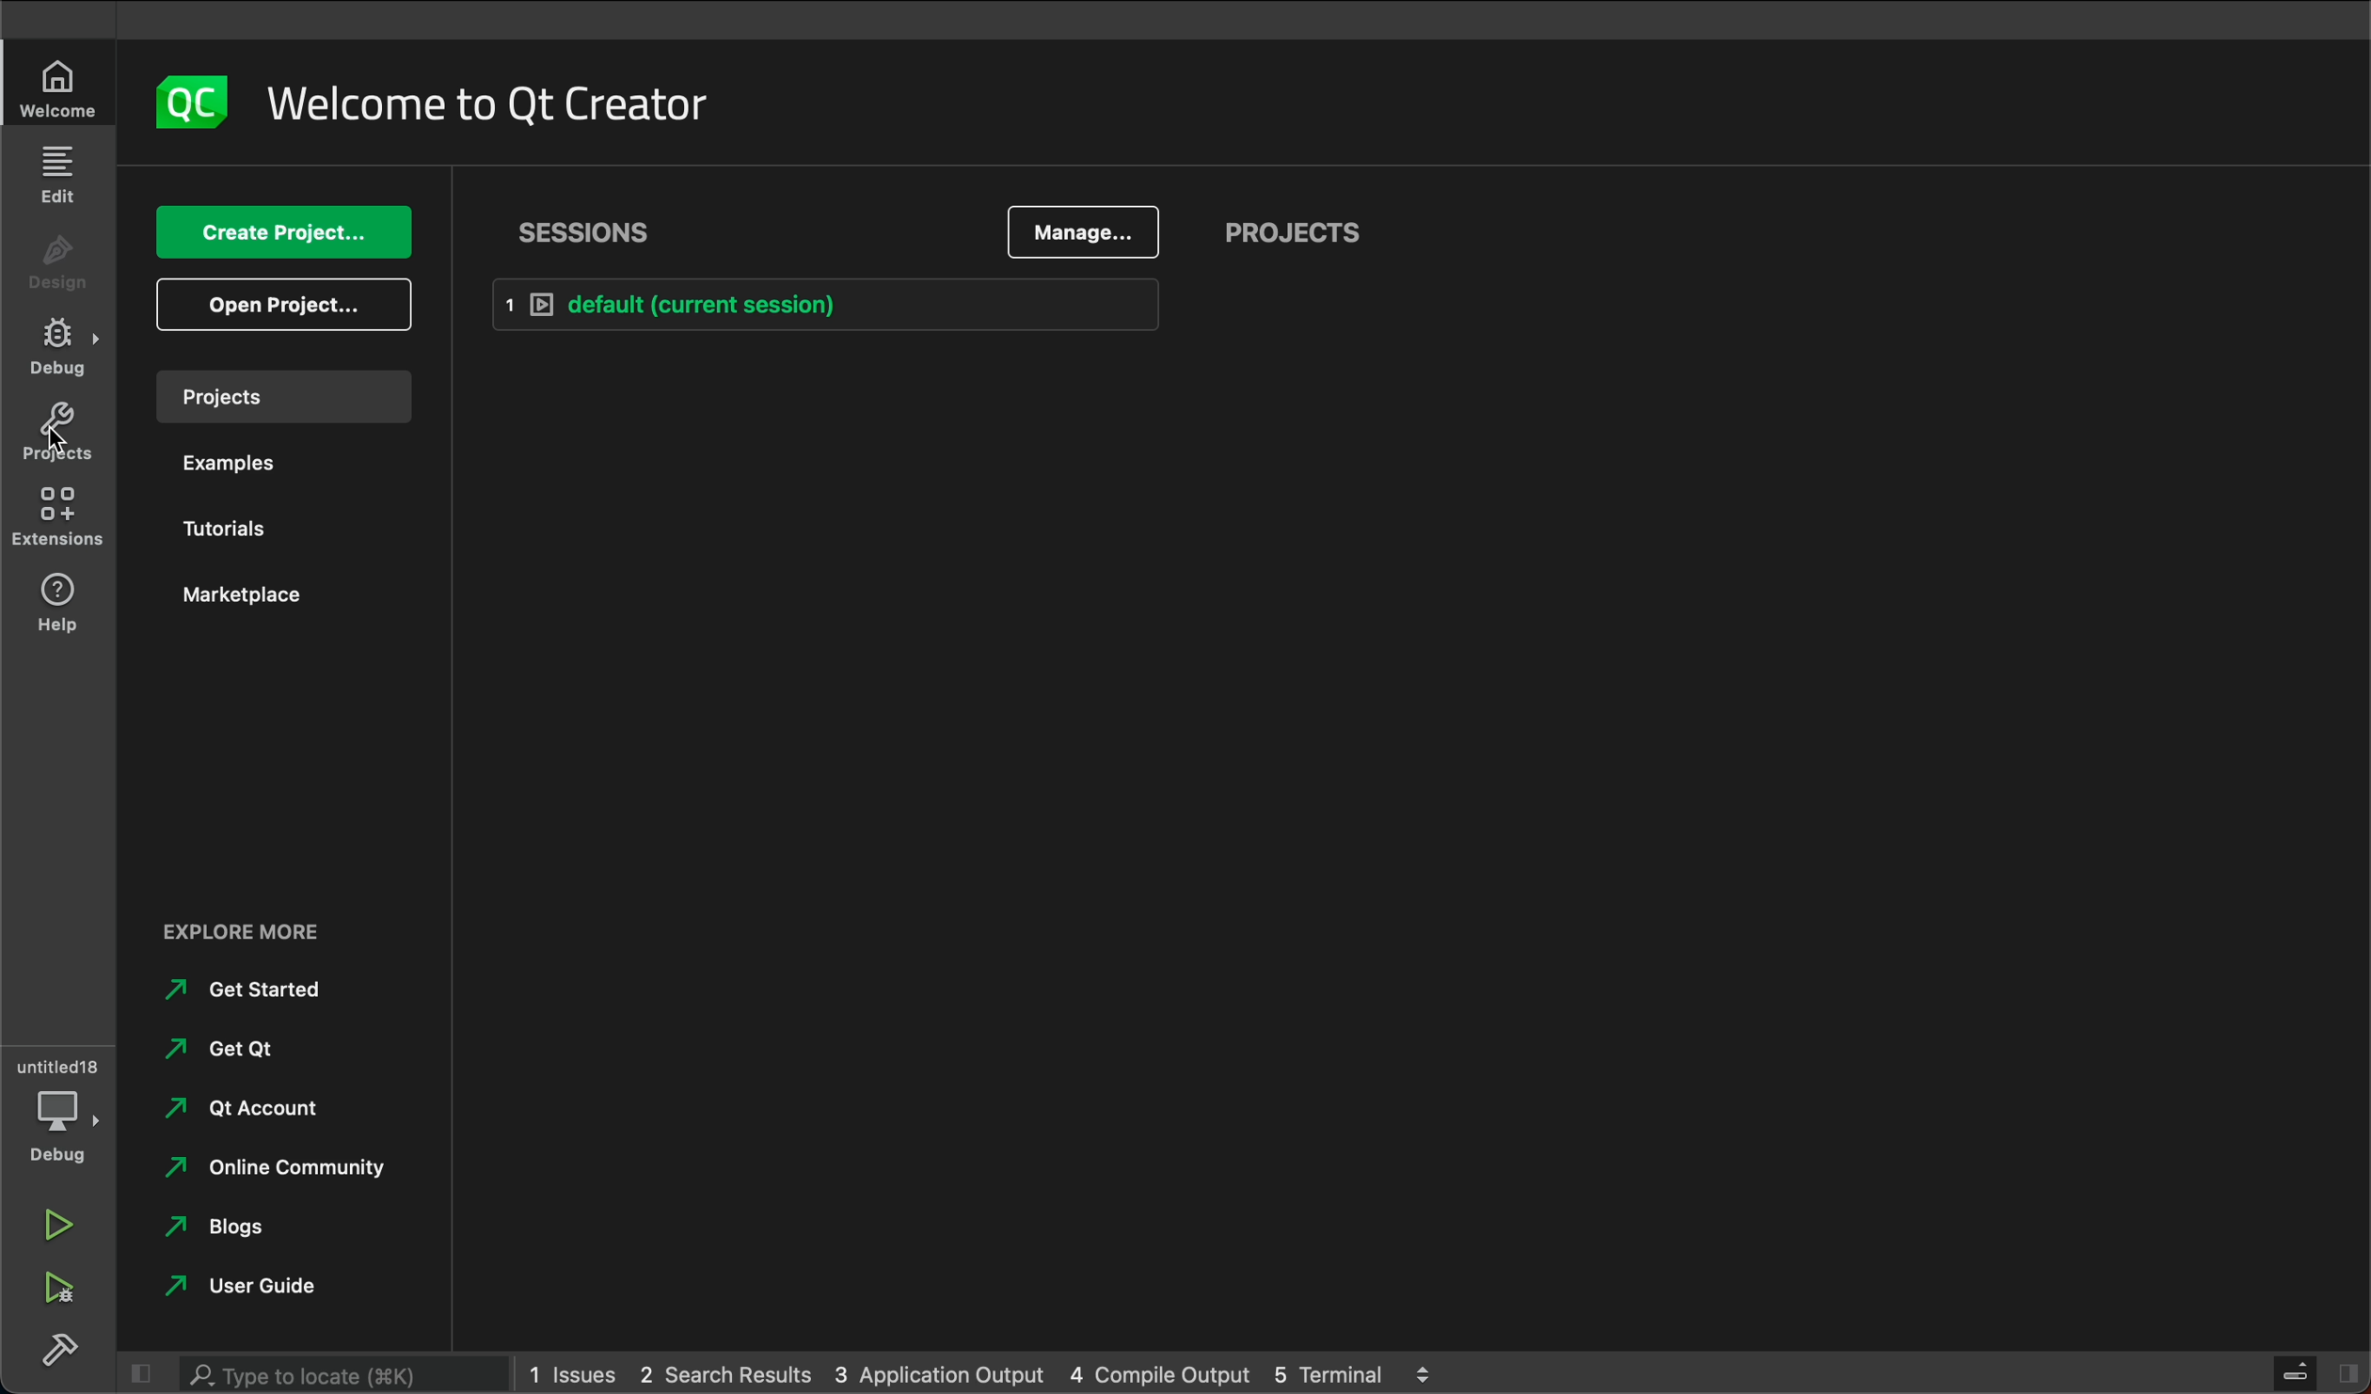 The image size is (2371, 1394). Describe the element at coordinates (340, 1371) in the screenshot. I see `search bar` at that location.